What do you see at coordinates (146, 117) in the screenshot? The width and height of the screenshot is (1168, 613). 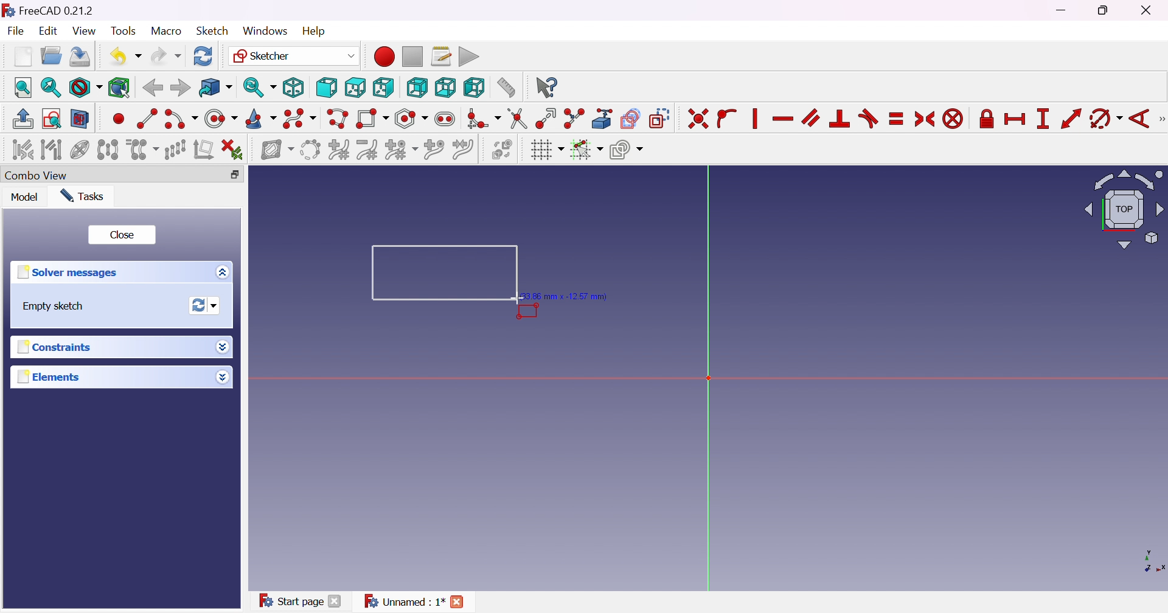 I see `Create line` at bounding box center [146, 117].